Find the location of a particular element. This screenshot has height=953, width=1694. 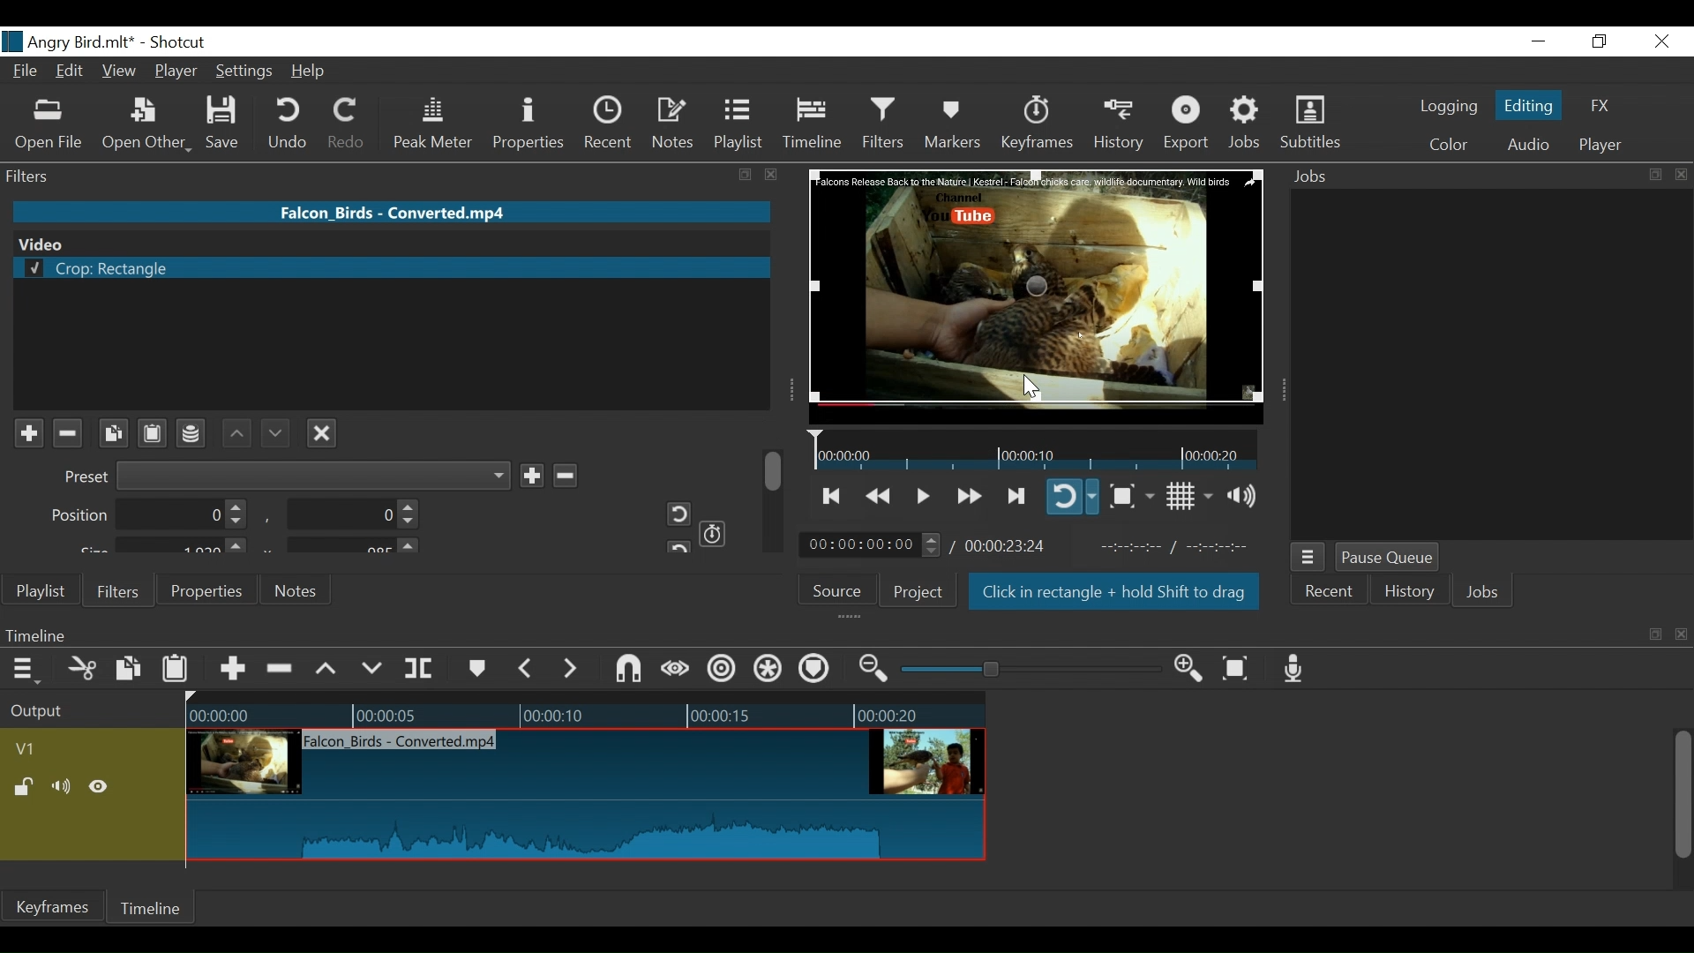

Skip to the previous point is located at coordinates (833, 496).